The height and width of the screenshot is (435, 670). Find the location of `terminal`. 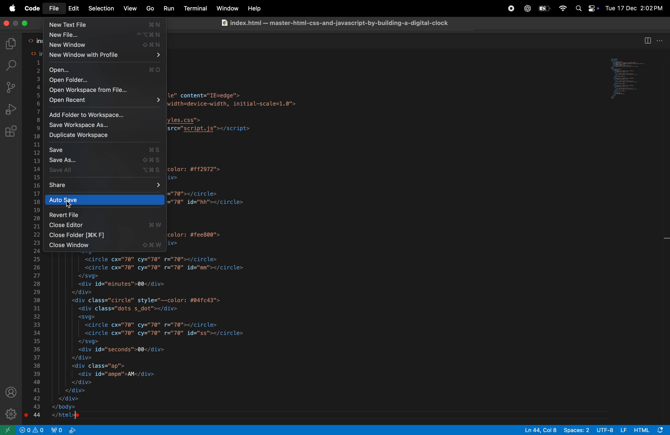

terminal is located at coordinates (197, 9).